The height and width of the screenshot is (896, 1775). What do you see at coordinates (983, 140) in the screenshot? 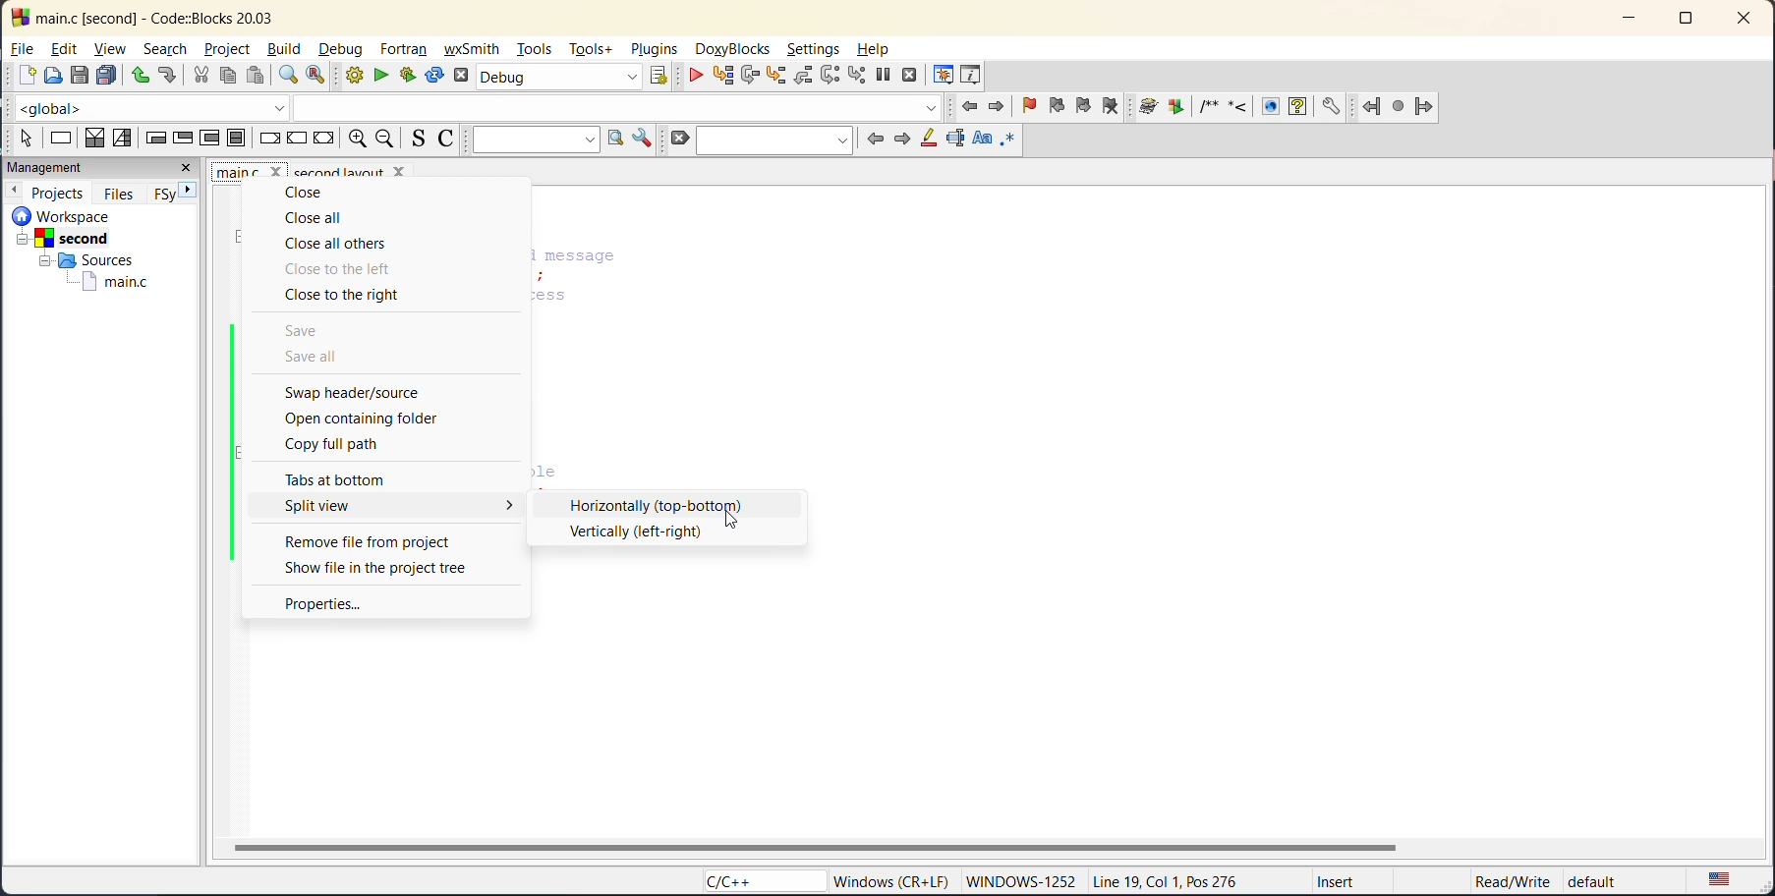
I see `match case` at bounding box center [983, 140].